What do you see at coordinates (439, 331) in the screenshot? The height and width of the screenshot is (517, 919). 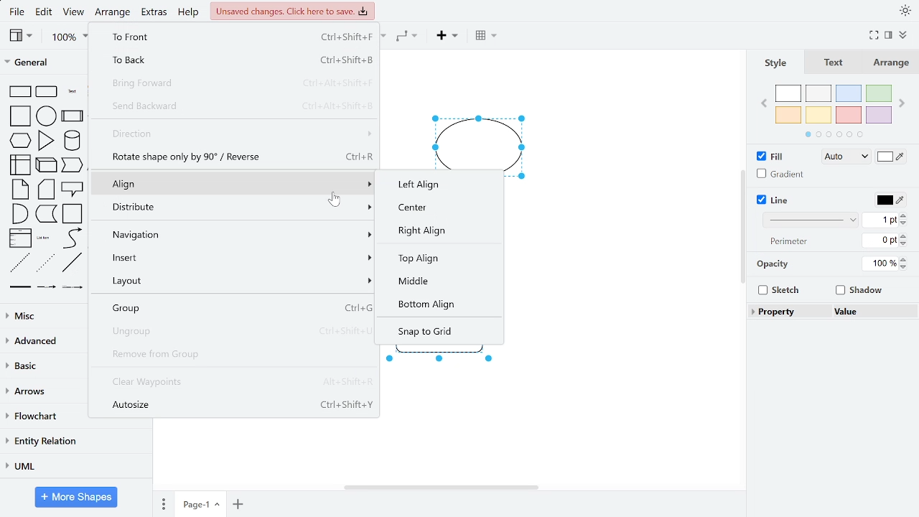 I see `snap to grid` at bounding box center [439, 331].